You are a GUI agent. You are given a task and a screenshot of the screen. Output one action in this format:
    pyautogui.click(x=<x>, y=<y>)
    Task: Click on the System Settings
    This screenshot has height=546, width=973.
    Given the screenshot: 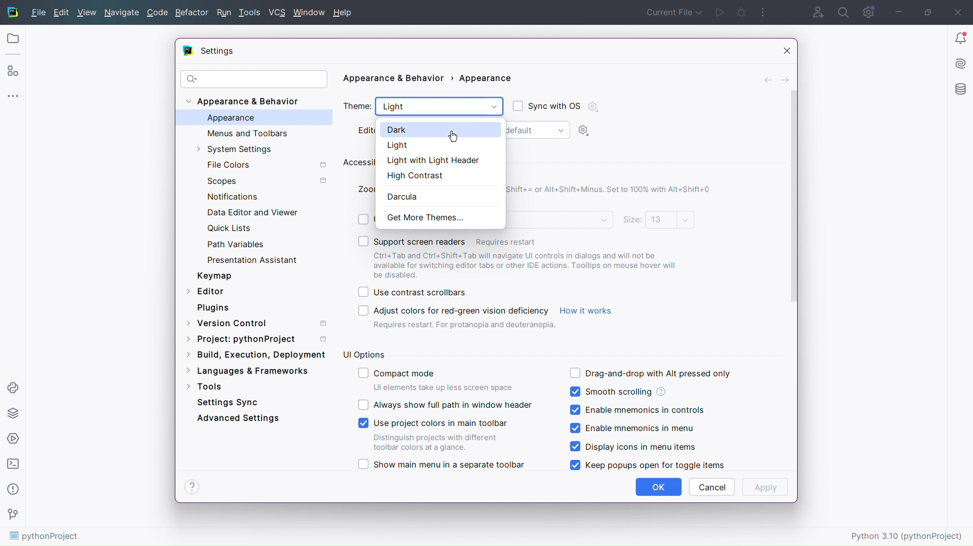 What is the action you would take?
    pyautogui.click(x=244, y=150)
    